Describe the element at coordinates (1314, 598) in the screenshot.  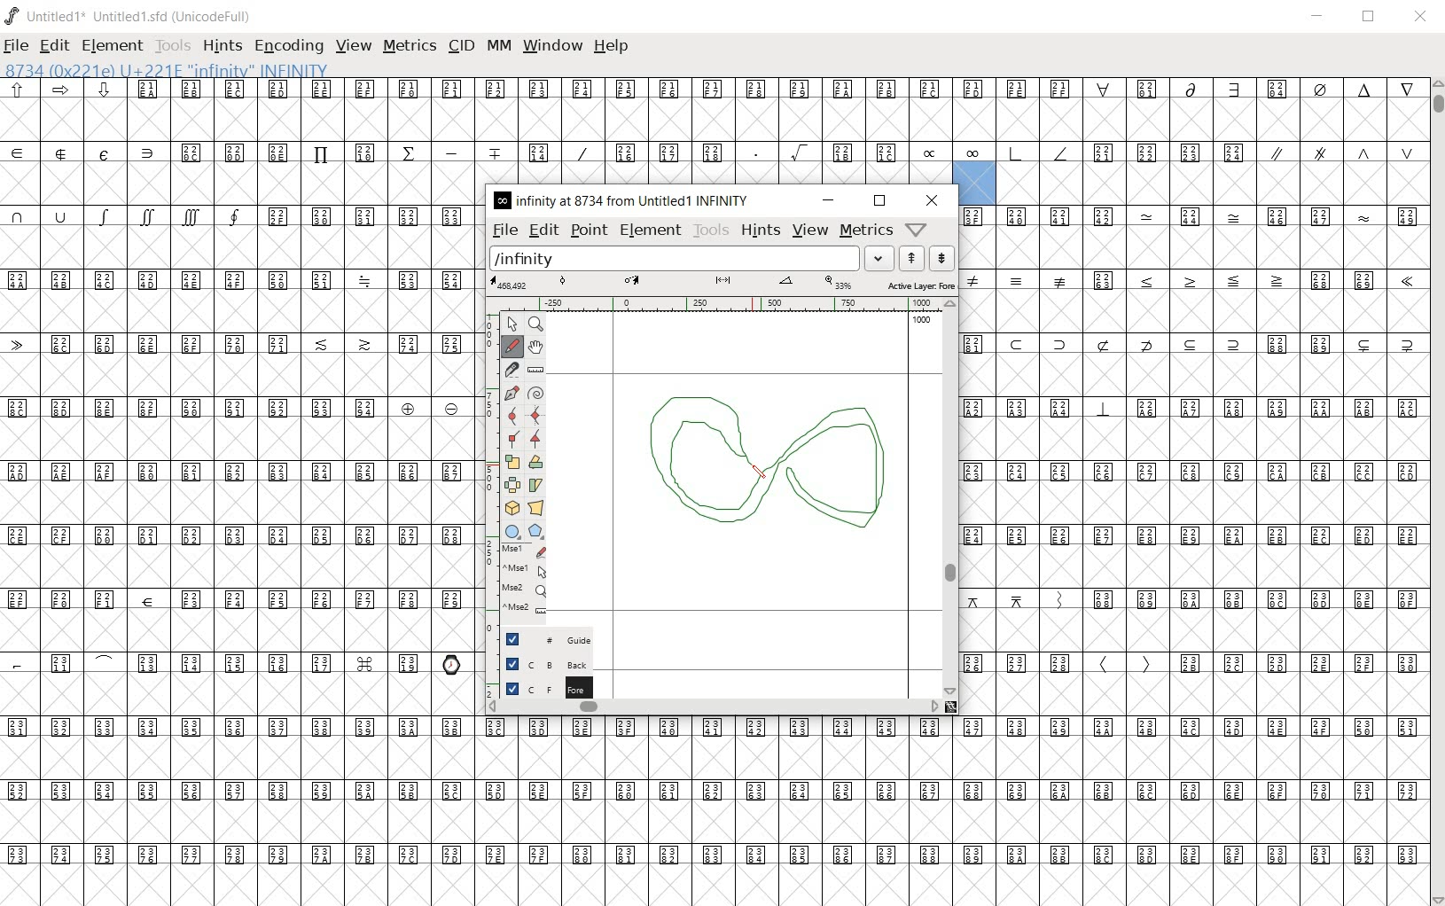
I see `Unicode code points` at that location.